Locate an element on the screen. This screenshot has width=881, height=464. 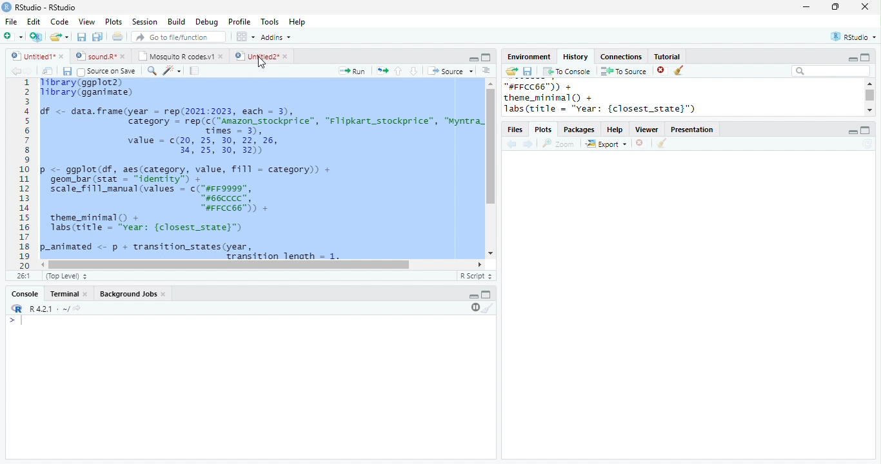
open folder is located at coordinates (512, 71).